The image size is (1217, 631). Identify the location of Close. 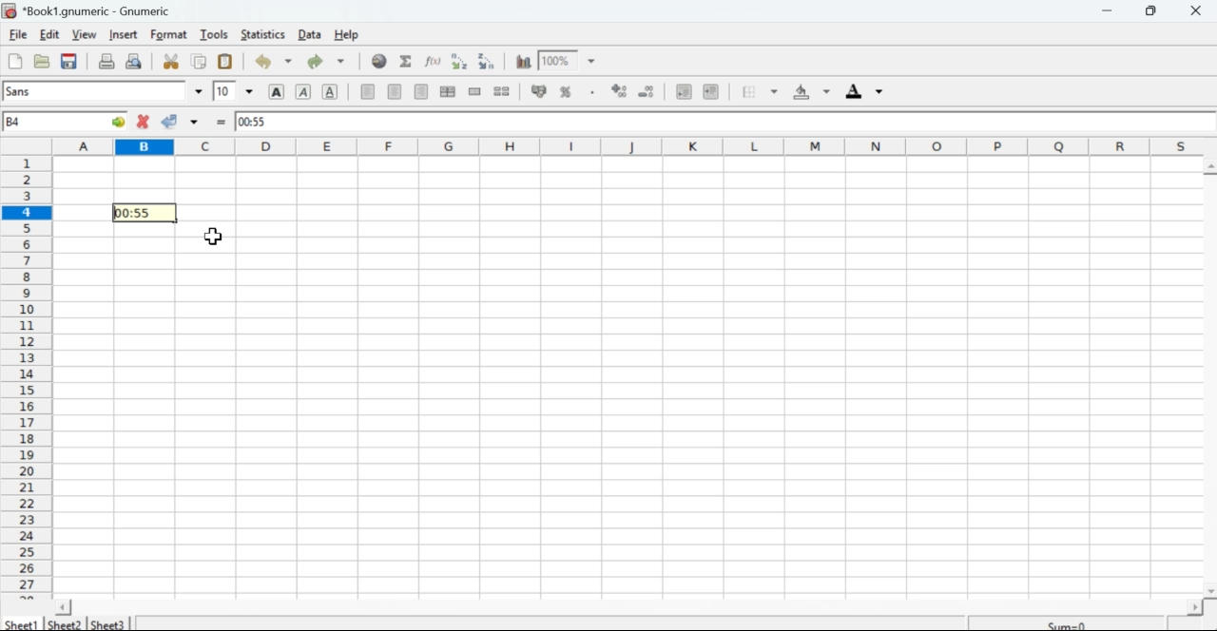
(1199, 11).